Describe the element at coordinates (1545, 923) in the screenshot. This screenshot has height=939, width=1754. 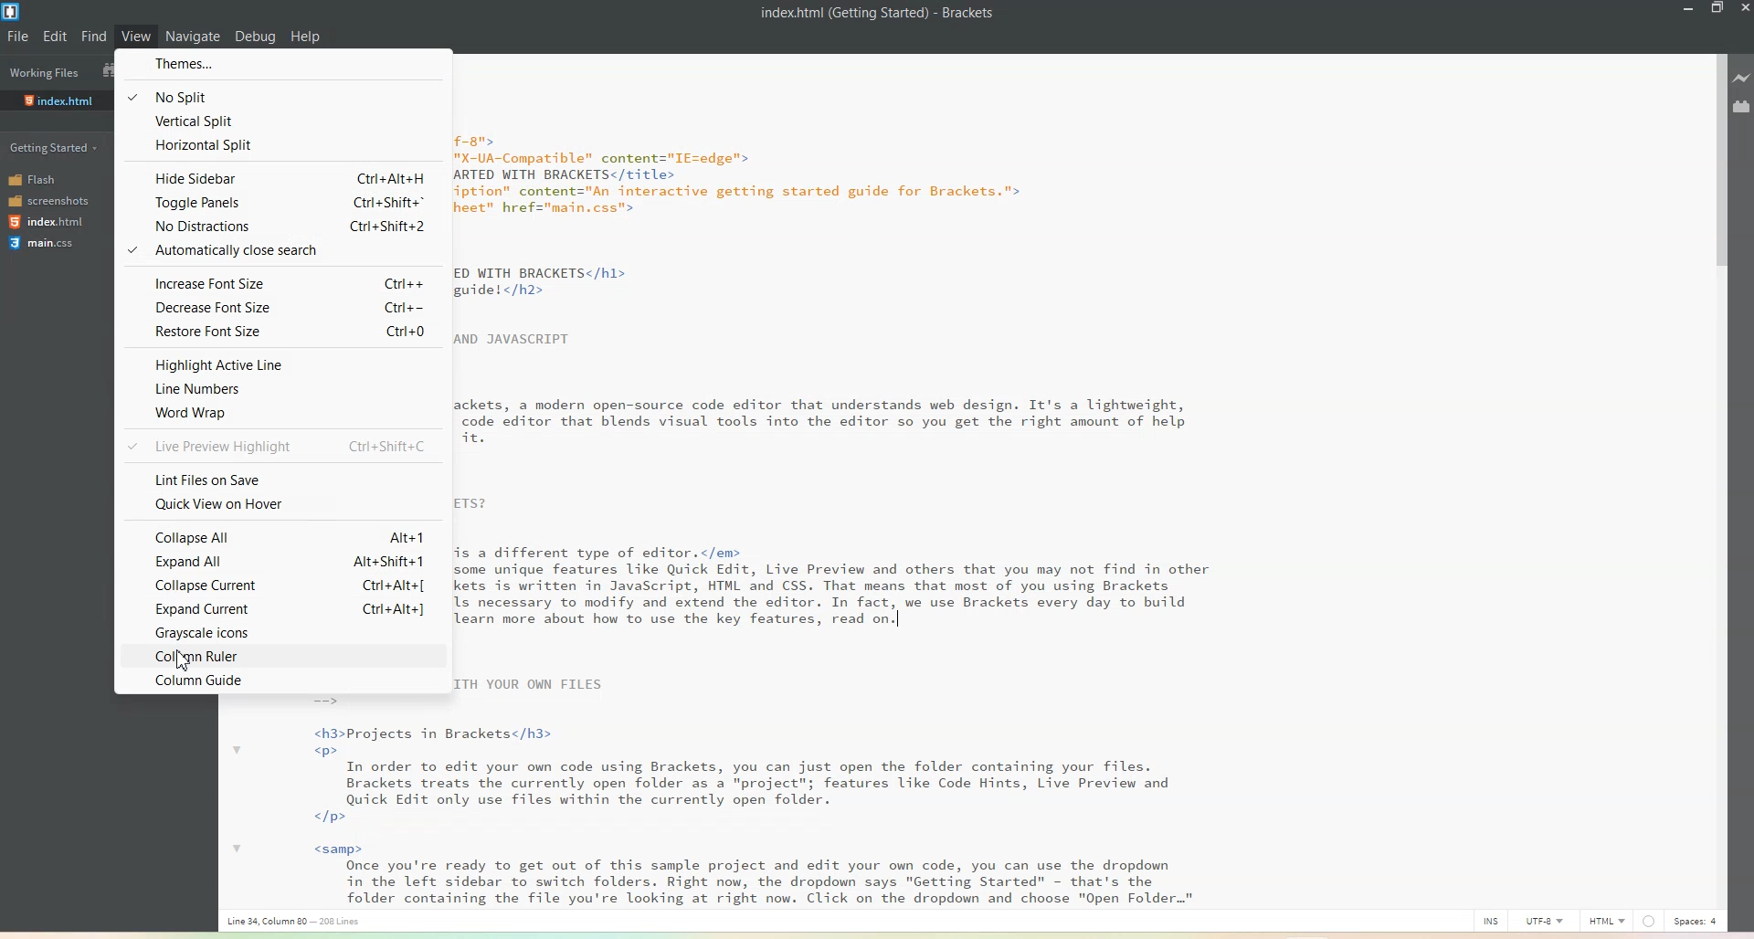
I see `UTF-8` at that location.